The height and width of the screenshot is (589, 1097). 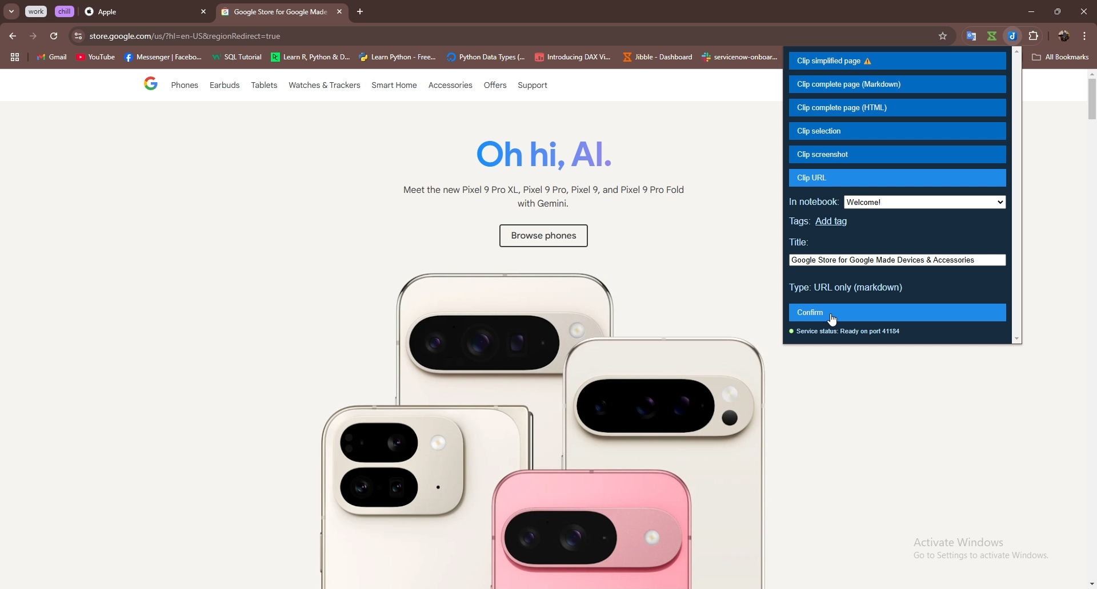 I want to click on Learn  Python- Free, so click(x=398, y=57).